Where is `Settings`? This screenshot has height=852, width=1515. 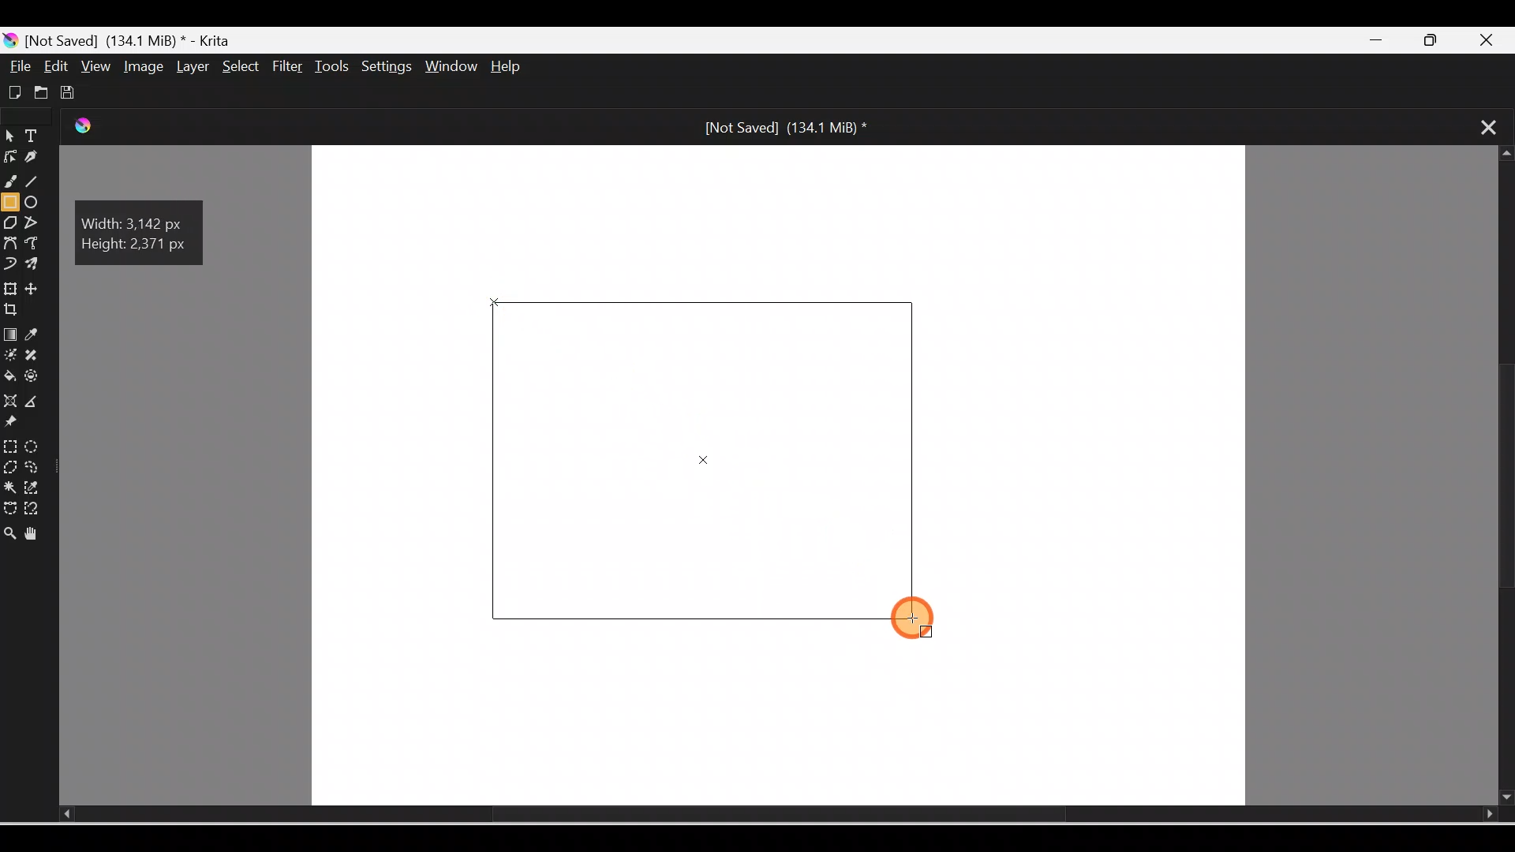
Settings is located at coordinates (388, 68).